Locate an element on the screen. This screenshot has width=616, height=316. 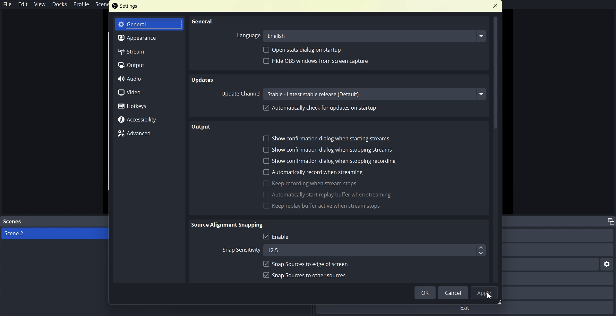
Open stats dialogue on startup is located at coordinates (305, 49).